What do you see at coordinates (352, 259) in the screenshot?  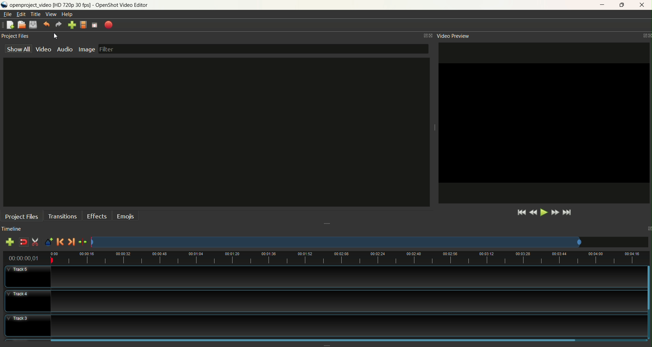 I see `zoom factor` at bounding box center [352, 259].